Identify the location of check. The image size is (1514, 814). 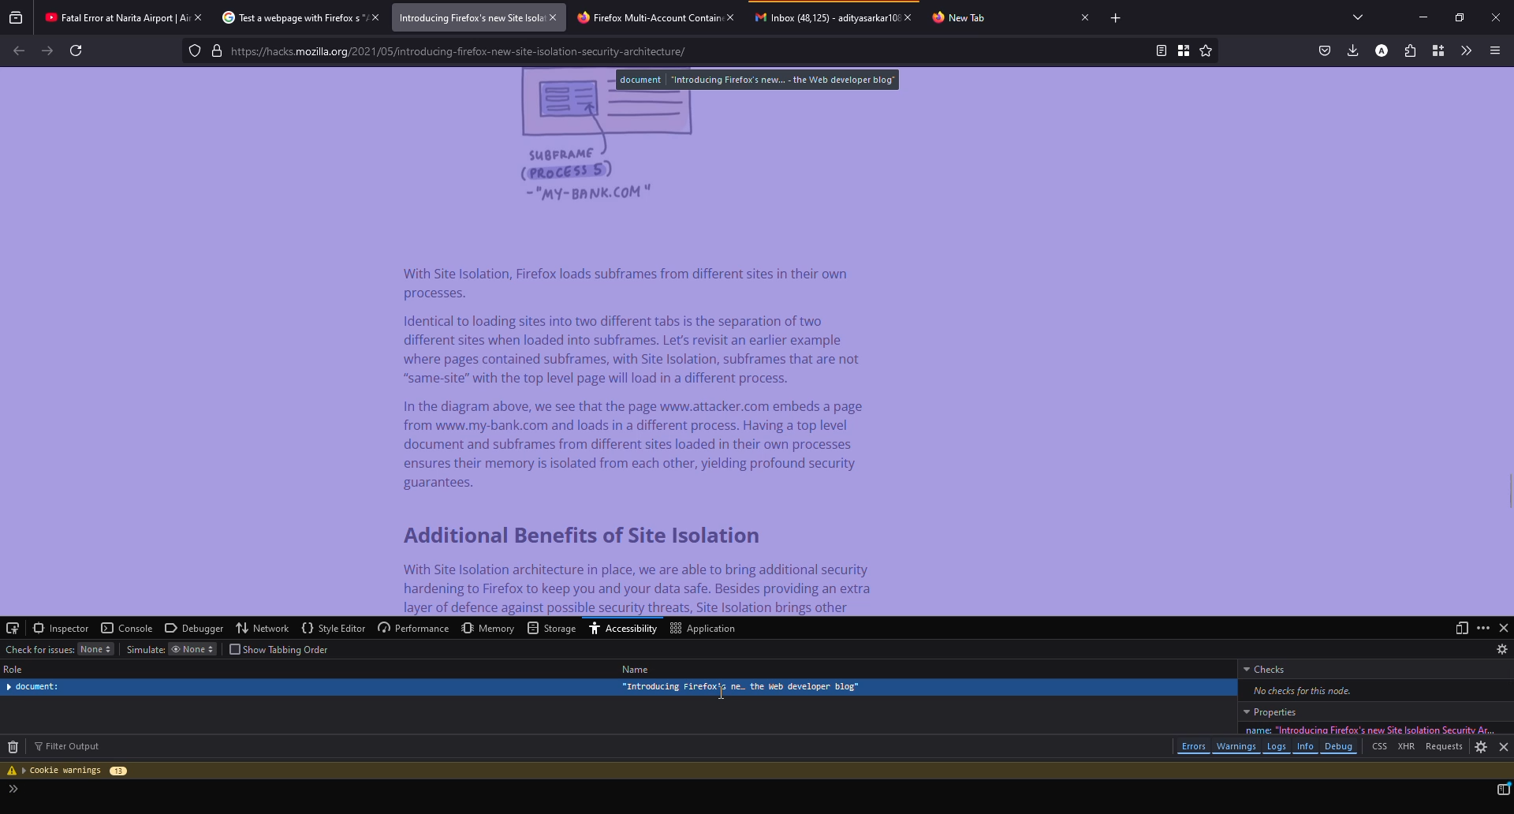
(40, 650).